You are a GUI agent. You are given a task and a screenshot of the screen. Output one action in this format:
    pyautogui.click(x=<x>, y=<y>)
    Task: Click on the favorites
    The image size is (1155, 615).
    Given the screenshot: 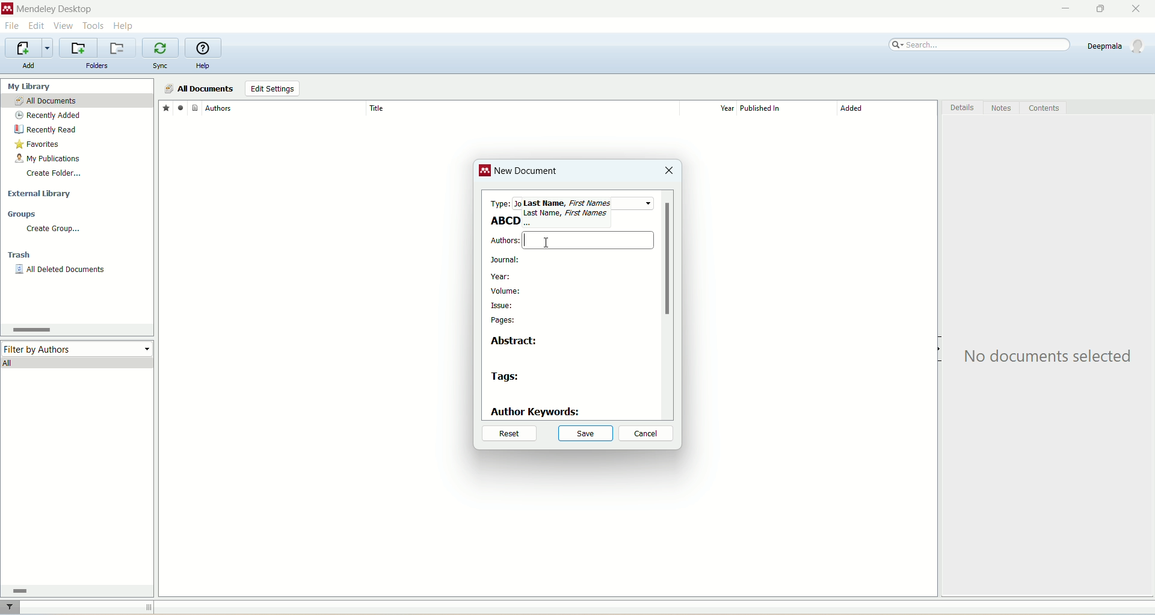 What is the action you would take?
    pyautogui.click(x=165, y=107)
    